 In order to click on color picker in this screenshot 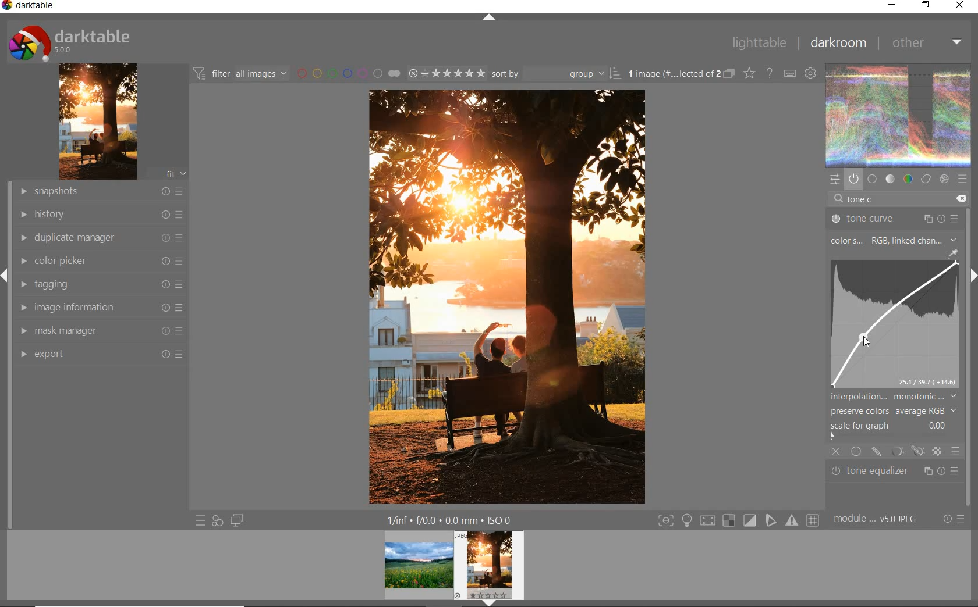, I will do `click(98, 260)`.